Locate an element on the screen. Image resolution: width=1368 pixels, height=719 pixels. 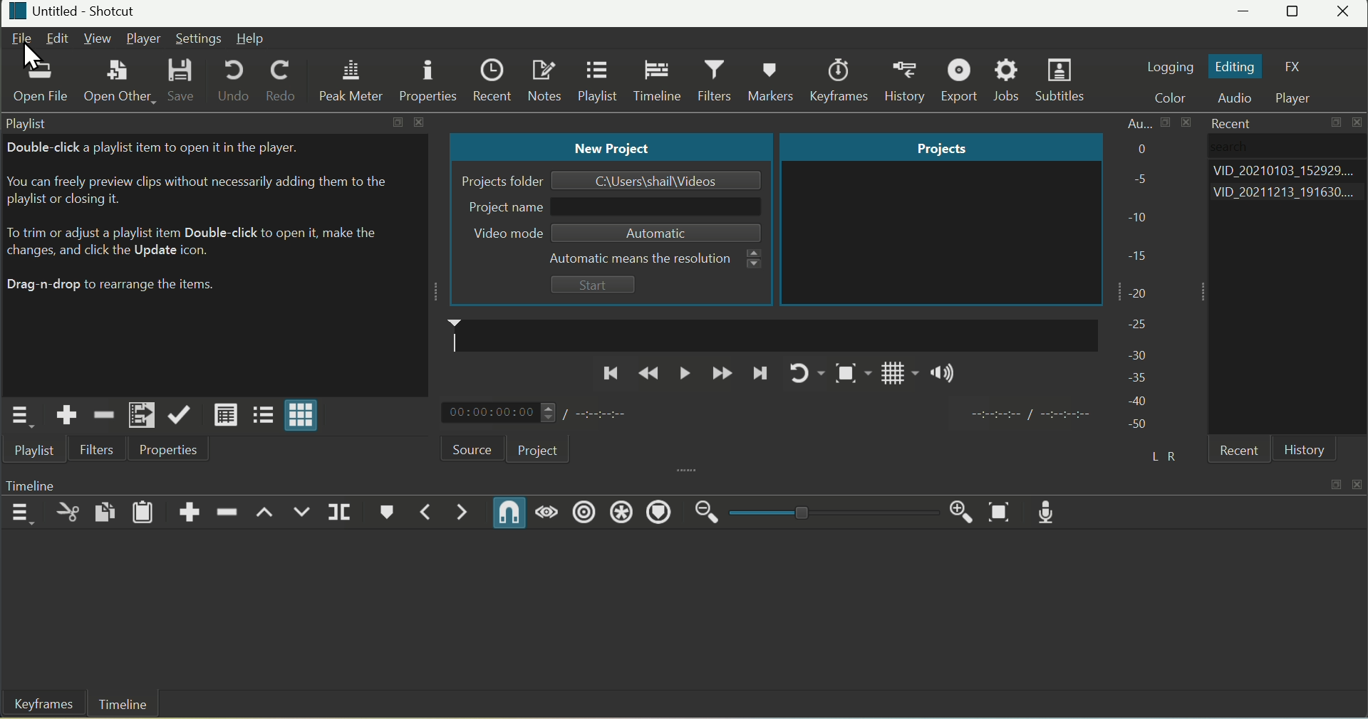
duration is located at coordinates (1027, 416).